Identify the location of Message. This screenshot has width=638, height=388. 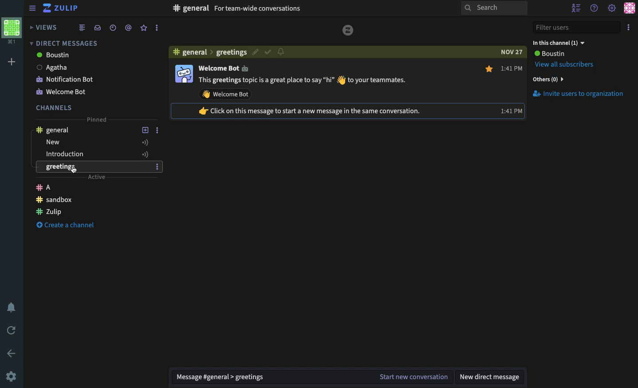
(268, 377).